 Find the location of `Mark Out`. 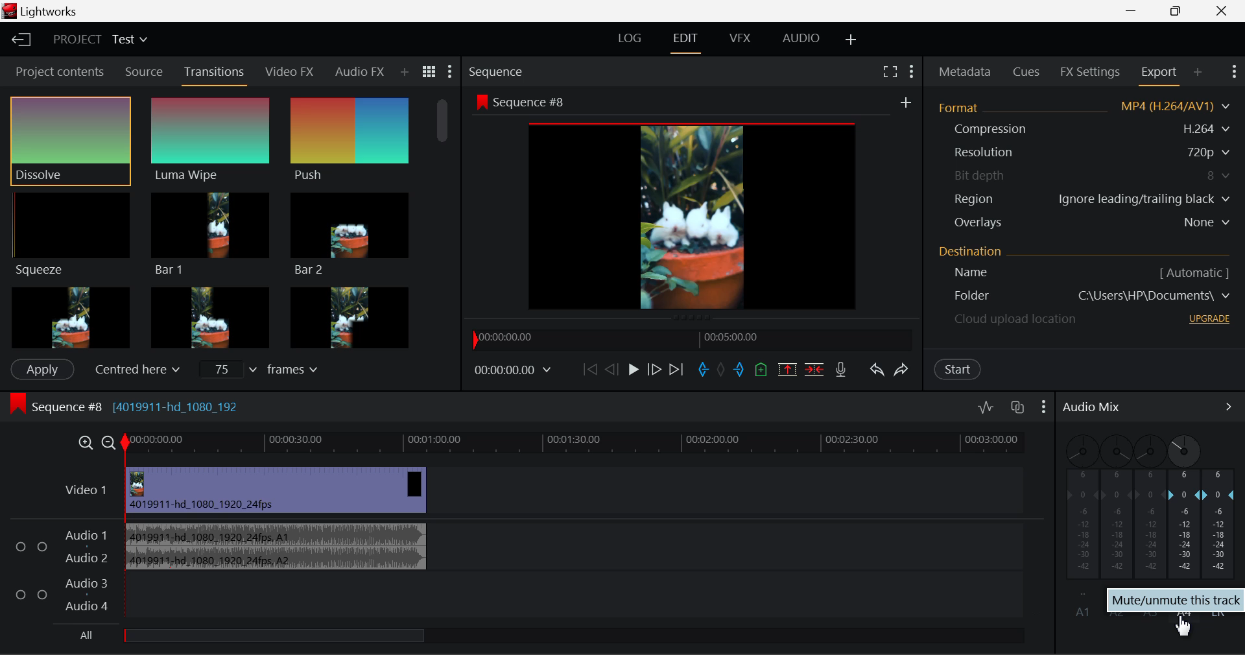

Mark Out is located at coordinates (741, 370).